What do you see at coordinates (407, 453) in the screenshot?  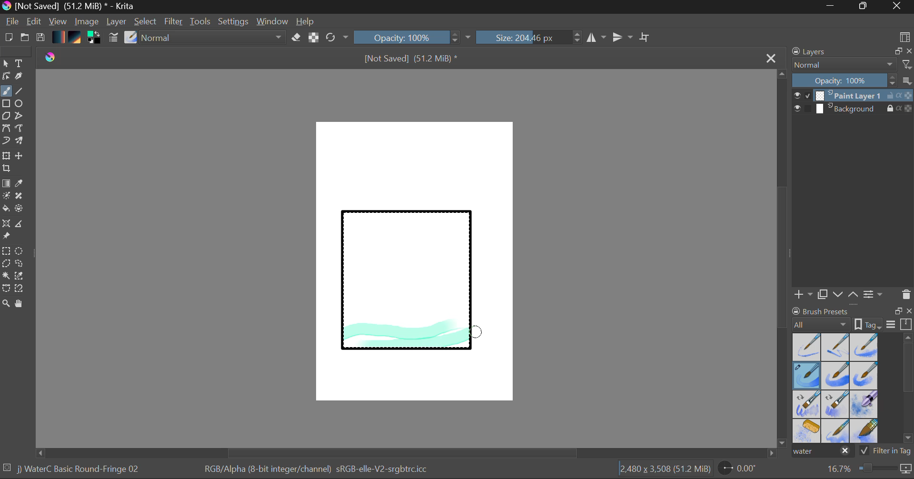 I see `Scroll Bar` at bounding box center [407, 453].